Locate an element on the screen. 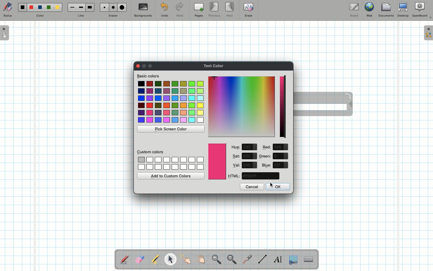  Documents is located at coordinates (386, 11).